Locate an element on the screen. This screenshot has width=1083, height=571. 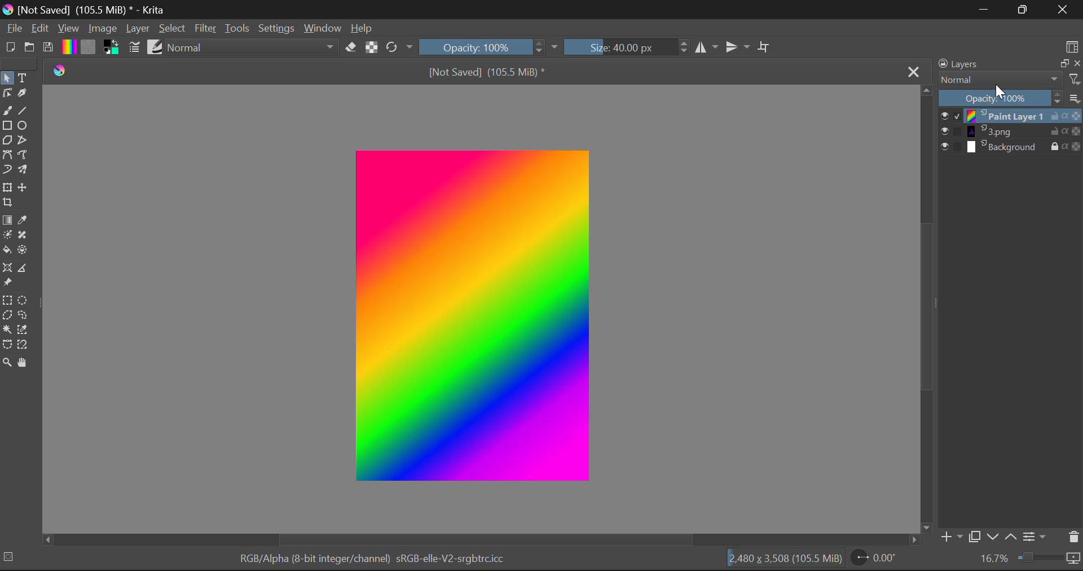
Freehand Path Tool is located at coordinates (21, 155).